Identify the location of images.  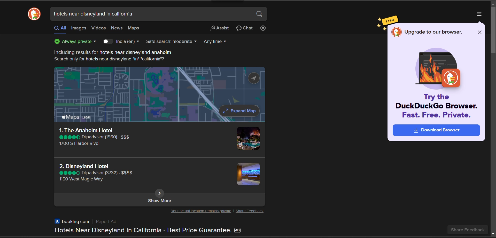
(79, 29).